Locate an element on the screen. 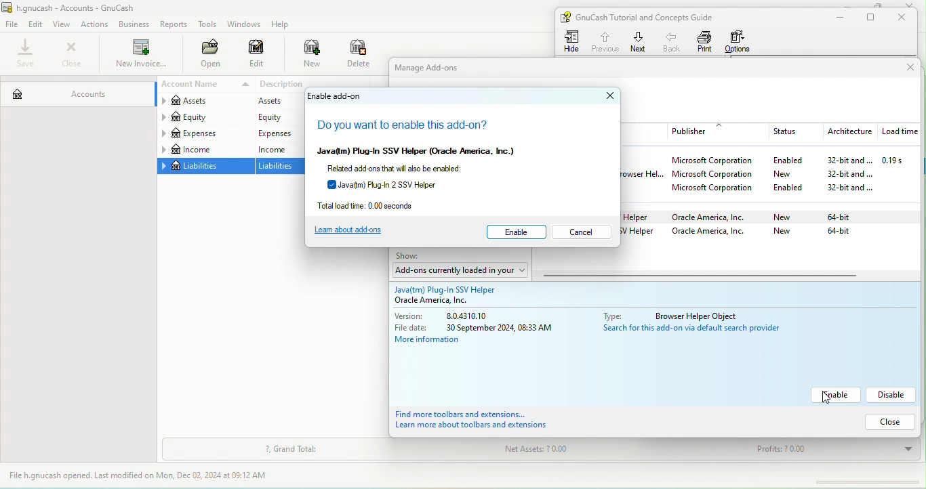  actions is located at coordinates (97, 24).